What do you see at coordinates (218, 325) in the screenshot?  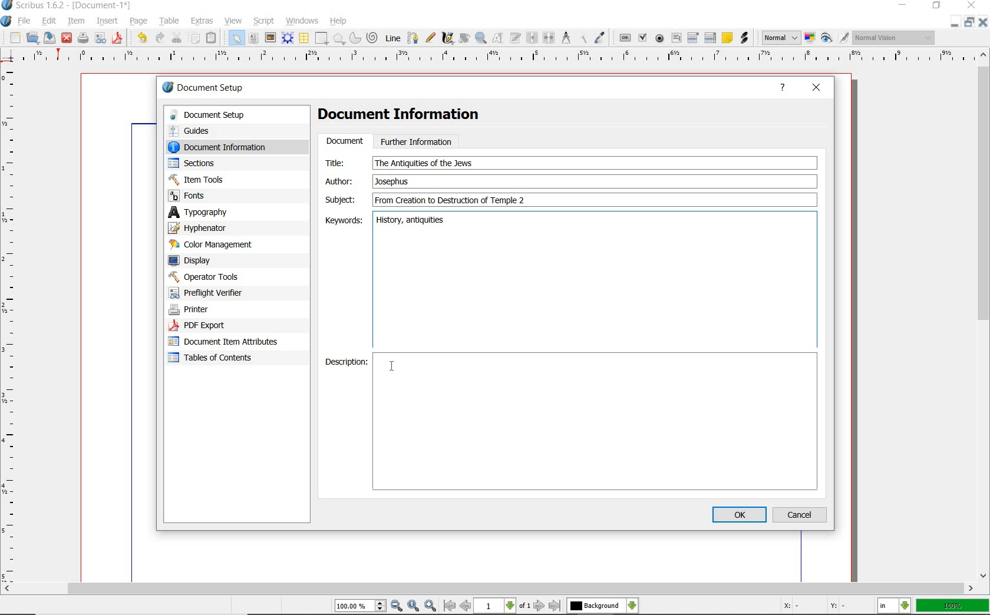 I see `PDF Export` at bounding box center [218, 325].